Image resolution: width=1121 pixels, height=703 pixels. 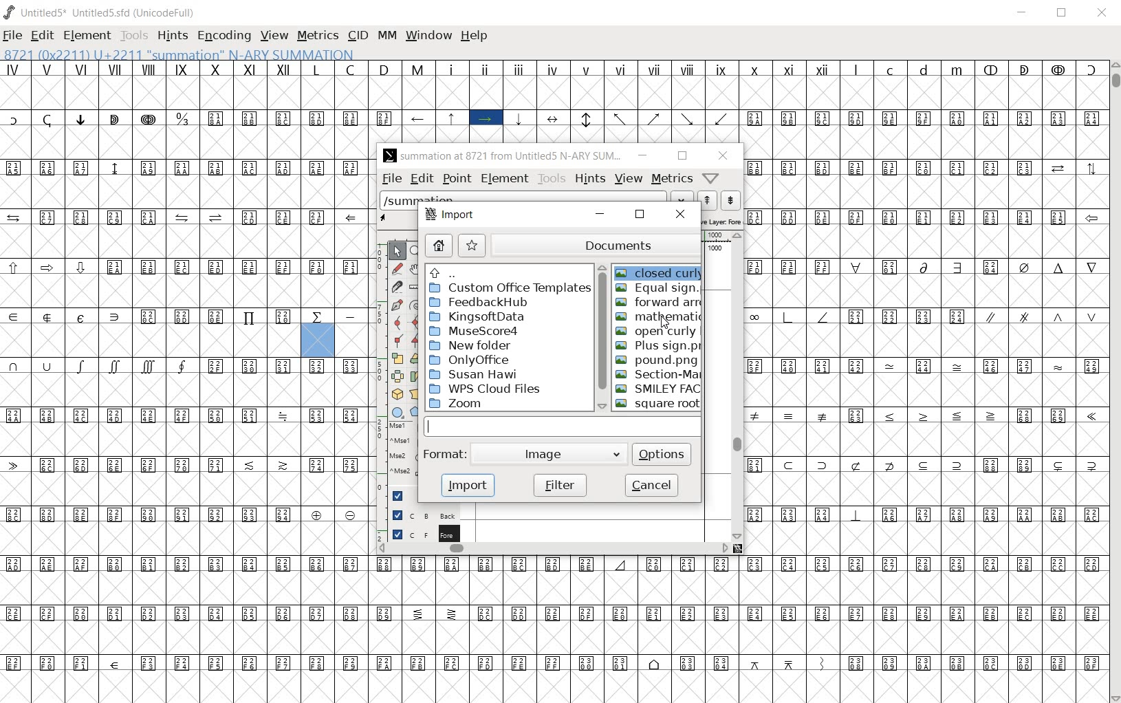 What do you see at coordinates (739, 385) in the screenshot?
I see `scrollbar` at bounding box center [739, 385].